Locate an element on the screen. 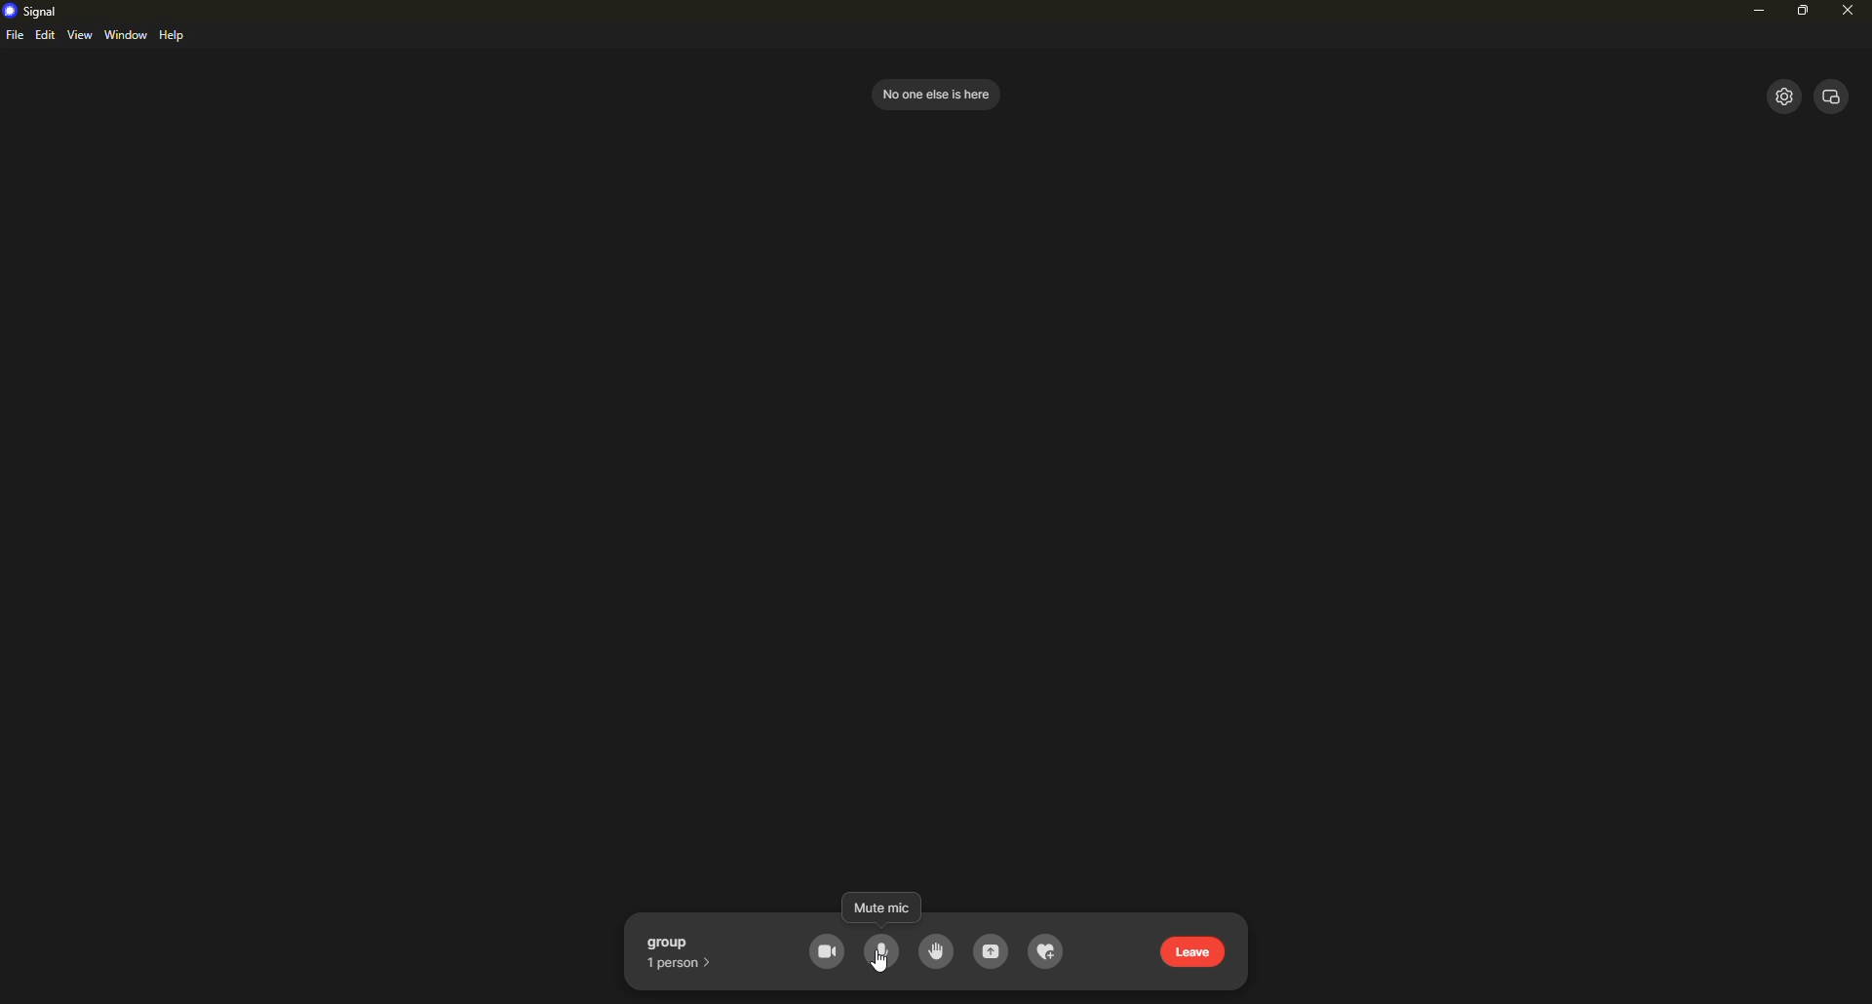 Image resolution: width=1872 pixels, height=1004 pixels. leave is located at coordinates (1196, 951).